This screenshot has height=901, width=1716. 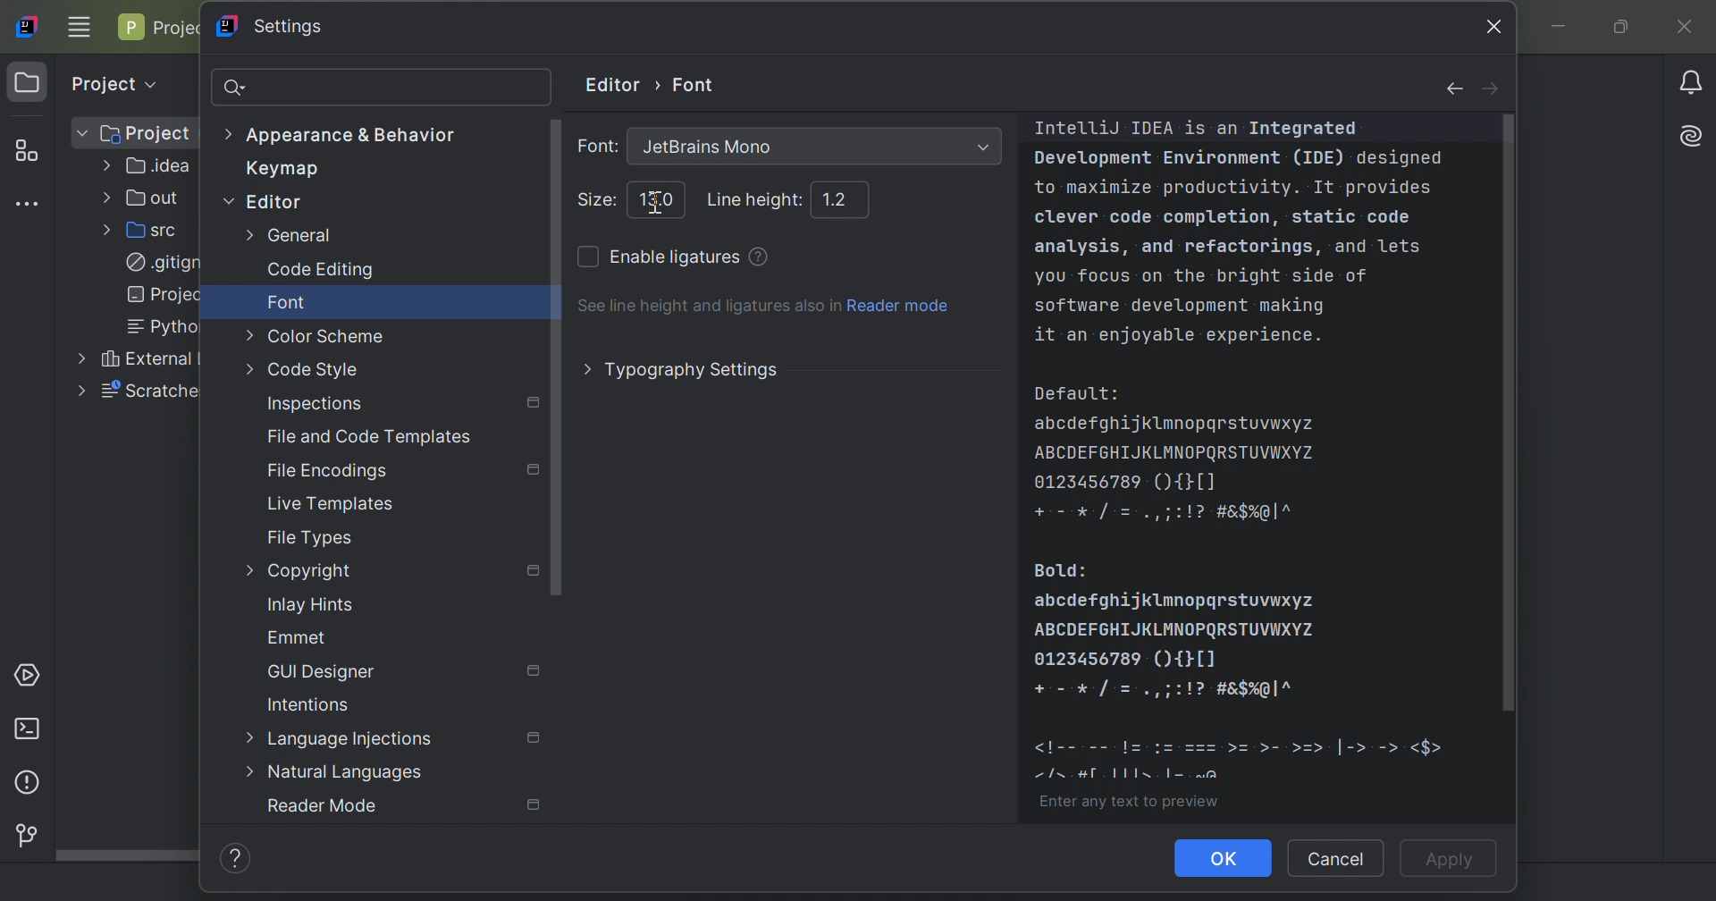 What do you see at coordinates (1178, 628) in the screenshot?
I see `ABCDEFGHIJKLMNOPQRSTUVWXYZ` at bounding box center [1178, 628].